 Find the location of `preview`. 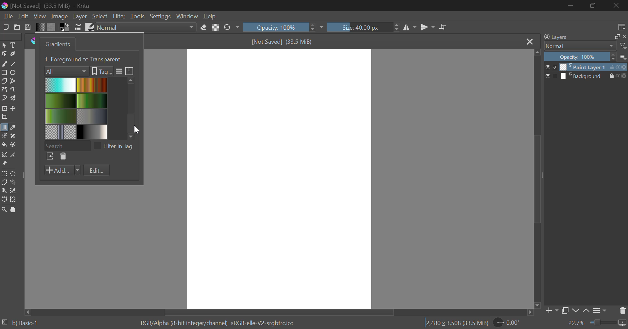

preview is located at coordinates (552, 76).